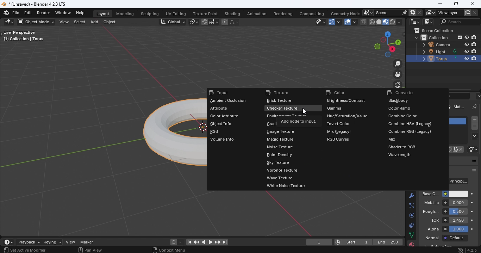  Describe the element at coordinates (411, 224) in the screenshot. I see `Constraints` at that location.